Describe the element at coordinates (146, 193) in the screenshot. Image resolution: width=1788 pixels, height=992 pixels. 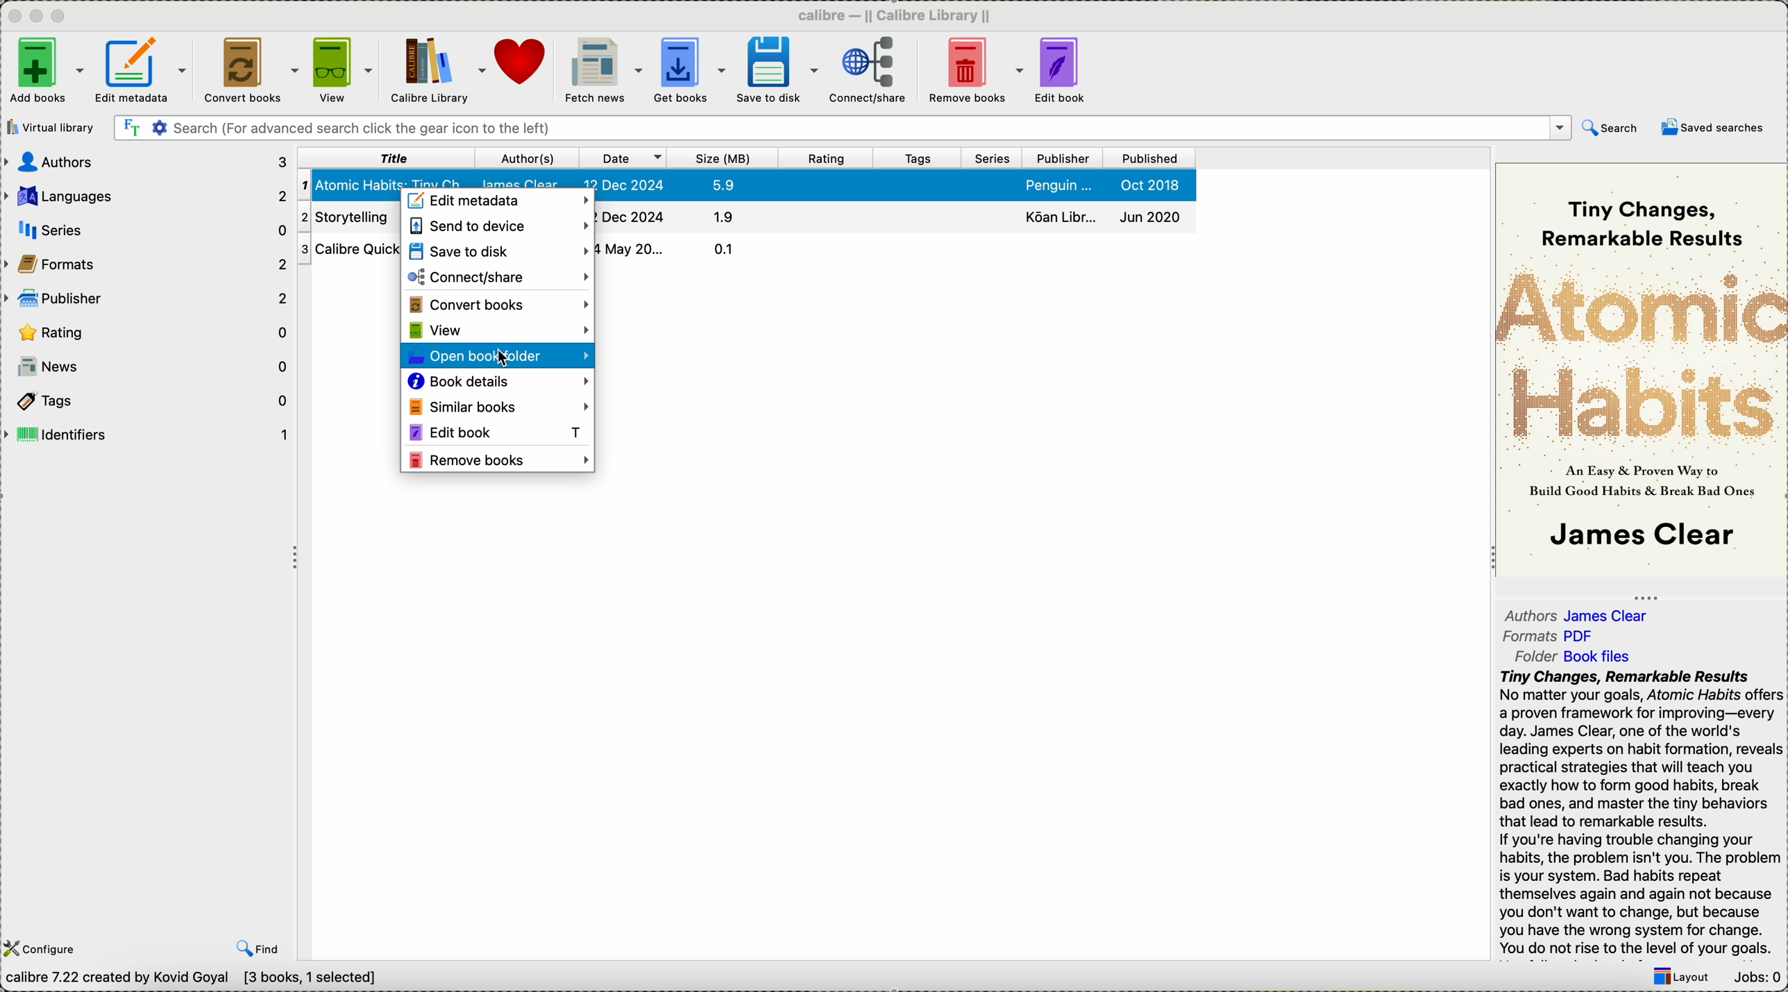
I see `languages` at that location.